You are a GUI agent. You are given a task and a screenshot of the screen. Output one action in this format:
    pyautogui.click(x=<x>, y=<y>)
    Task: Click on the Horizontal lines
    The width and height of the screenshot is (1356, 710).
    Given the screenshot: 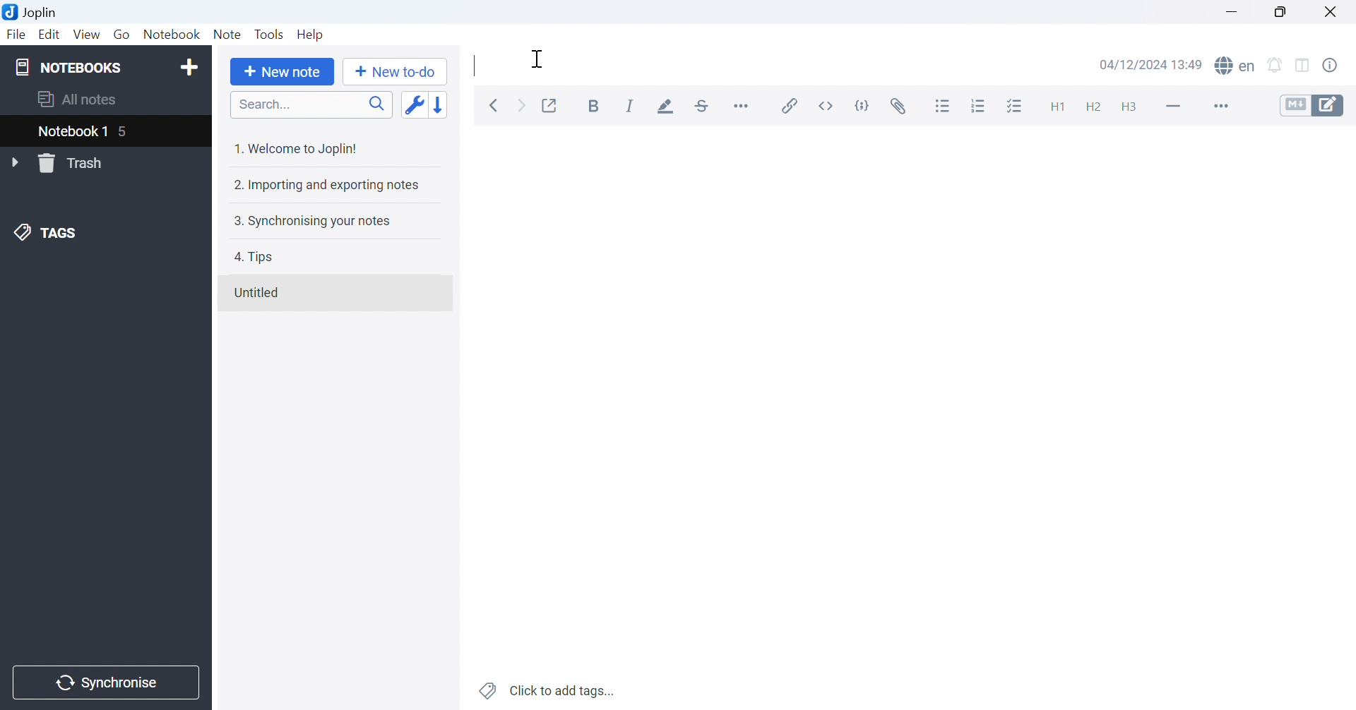 What is the action you would take?
    pyautogui.click(x=1173, y=105)
    